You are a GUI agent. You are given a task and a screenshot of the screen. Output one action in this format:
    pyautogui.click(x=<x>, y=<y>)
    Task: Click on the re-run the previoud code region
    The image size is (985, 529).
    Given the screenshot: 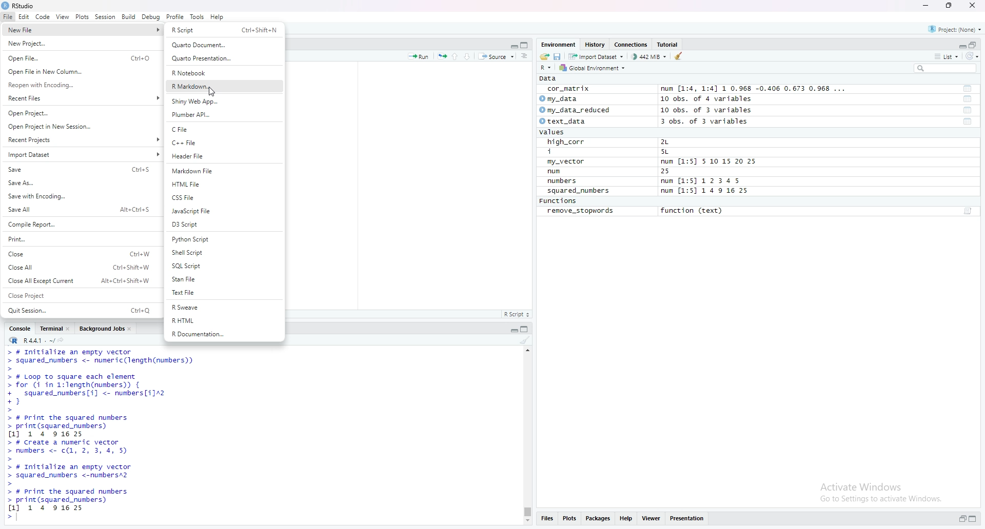 What is the action you would take?
    pyautogui.click(x=442, y=56)
    